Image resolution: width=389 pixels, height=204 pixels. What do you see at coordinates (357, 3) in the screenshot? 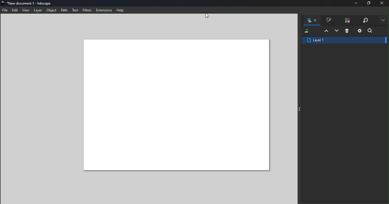
I see `Minimize` at bounding box center [357, 3].